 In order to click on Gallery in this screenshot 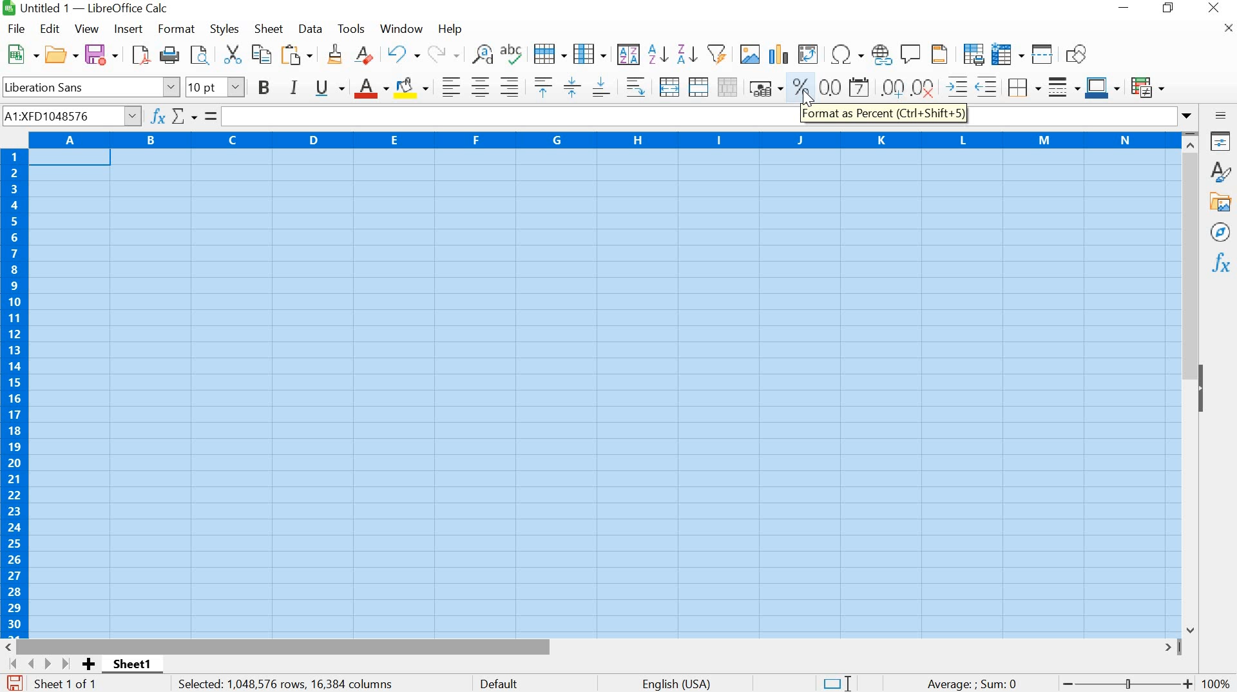, I will do `click(1222, 203)`.